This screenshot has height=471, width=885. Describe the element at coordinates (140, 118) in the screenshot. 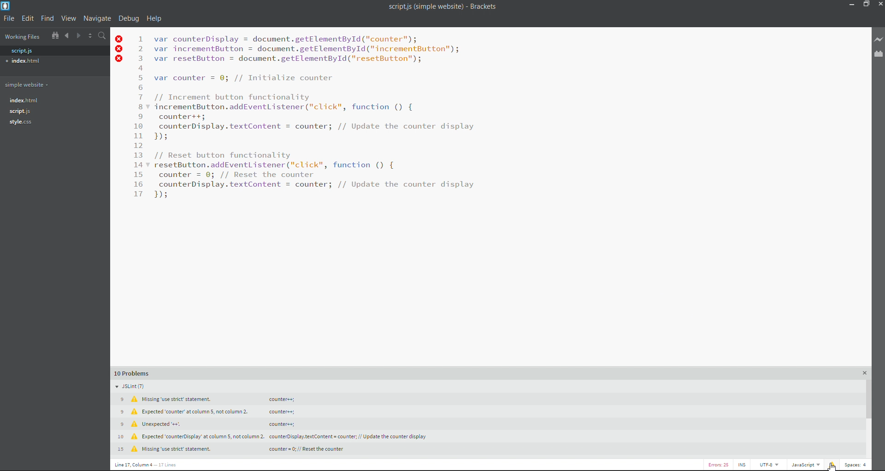

I see `line number` at that location.